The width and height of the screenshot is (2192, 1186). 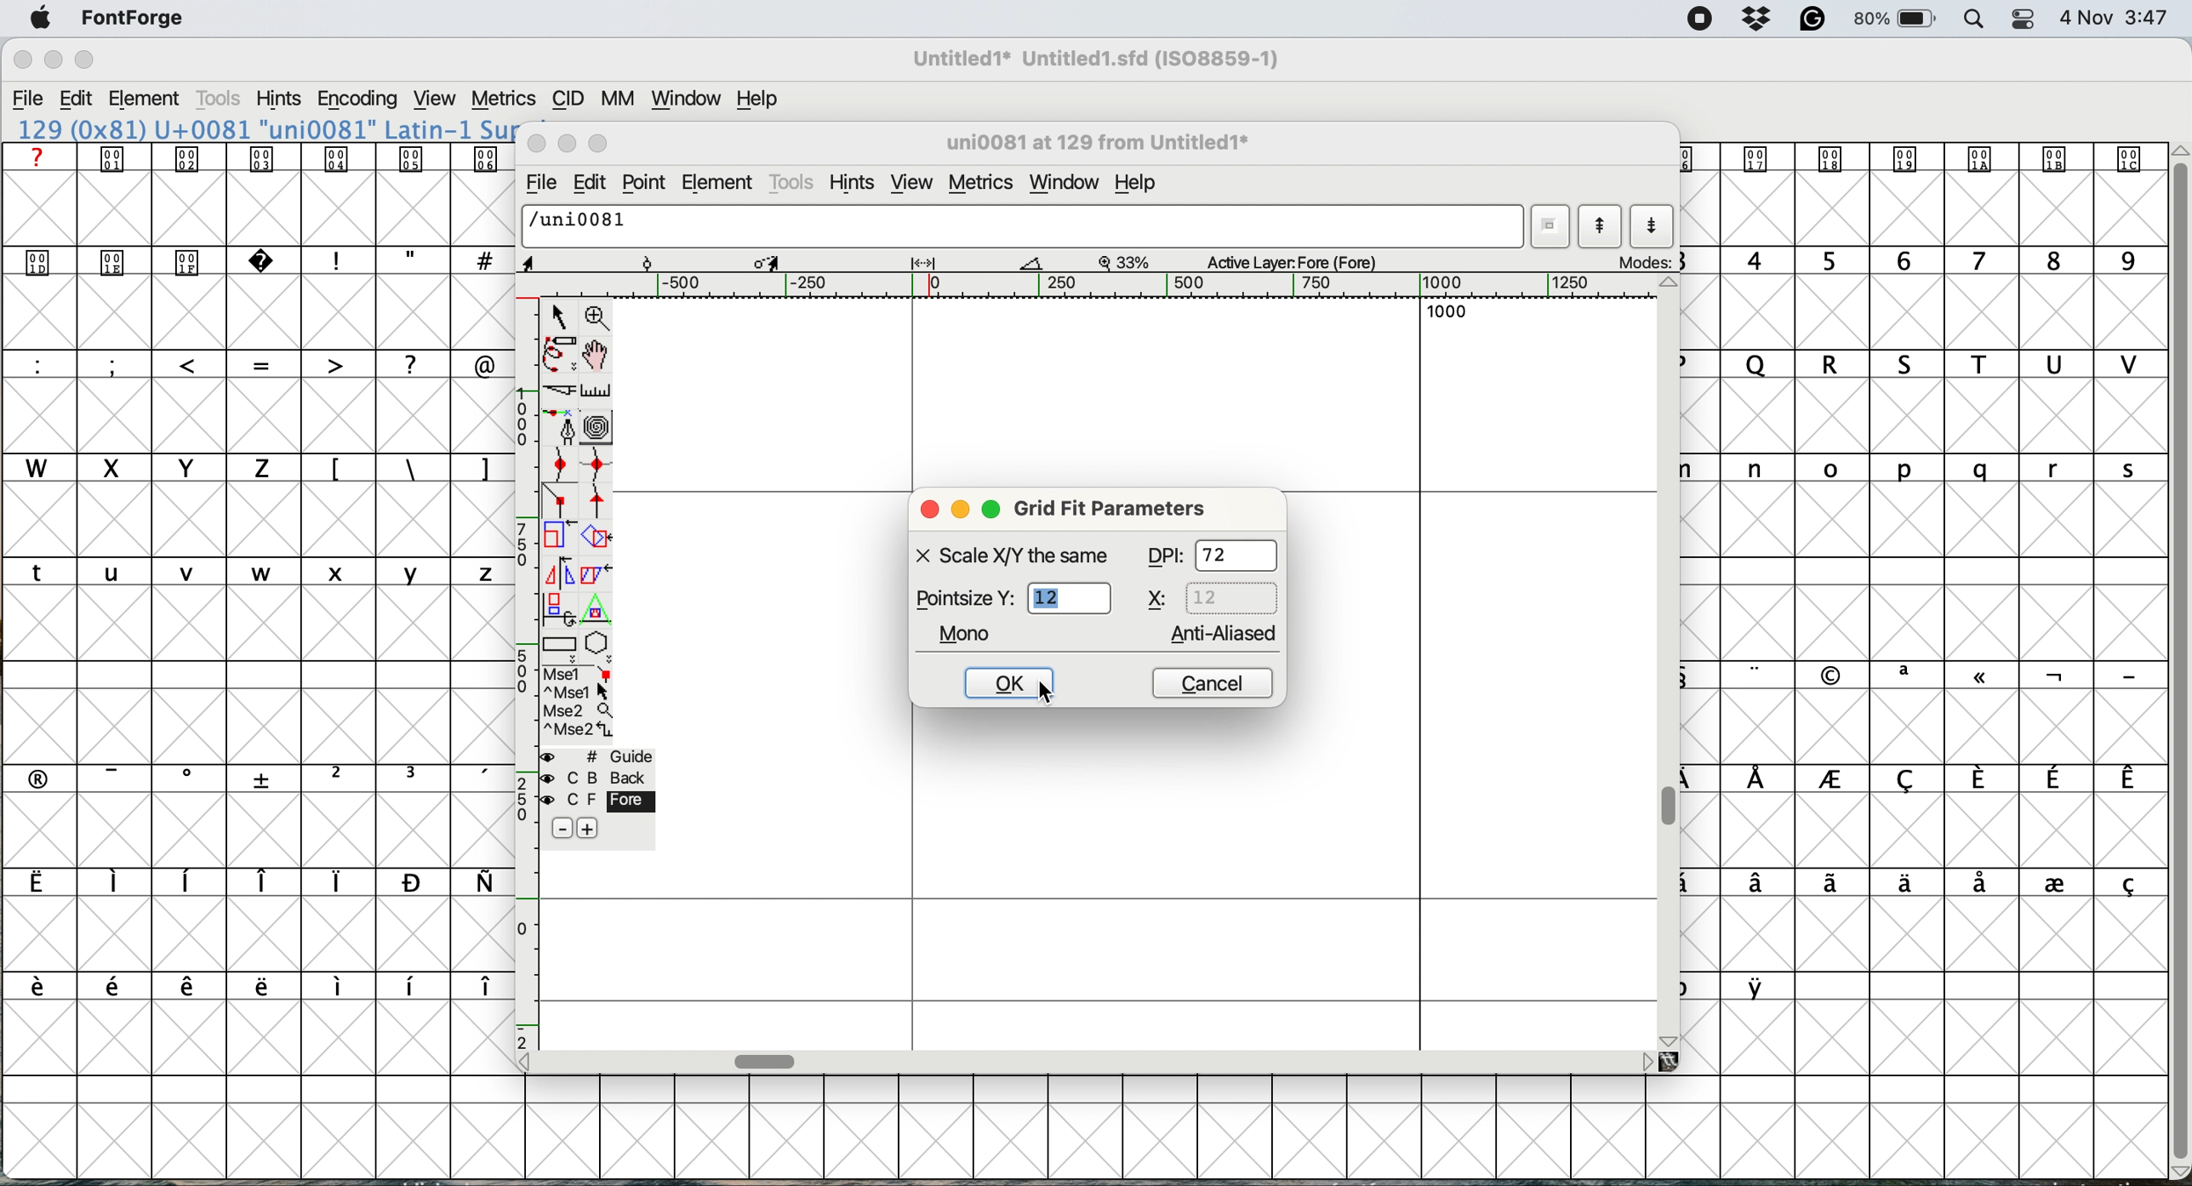 What do you see at coordinates (361, 99) in the screenshot?
I see `Encoding` at bounding box center [361, 99].